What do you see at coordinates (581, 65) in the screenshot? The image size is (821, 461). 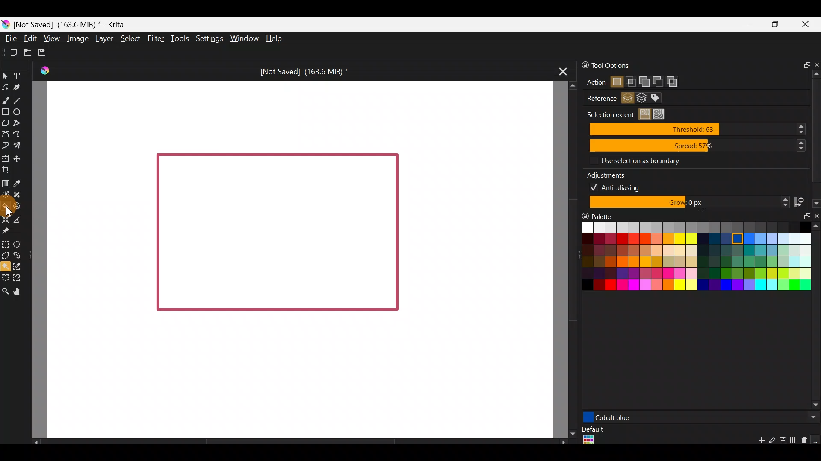 I see `Lock docker` at bounding box center [581, 65].